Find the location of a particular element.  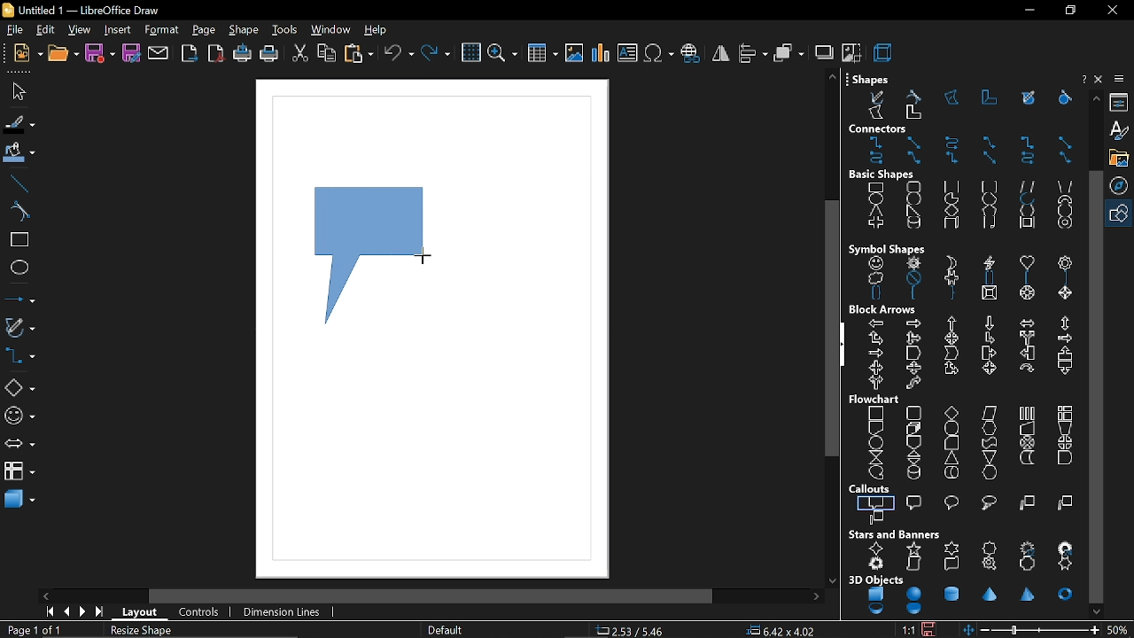

connector with arrows is located at coordinates (953, 159).